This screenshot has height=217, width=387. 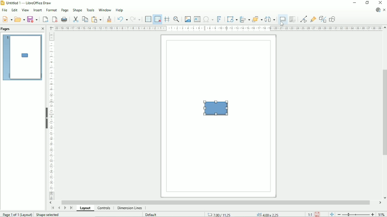 What do you see at coordinates (25, 9) in the screenshot?
I see `View` at bounding box center [25, 9].